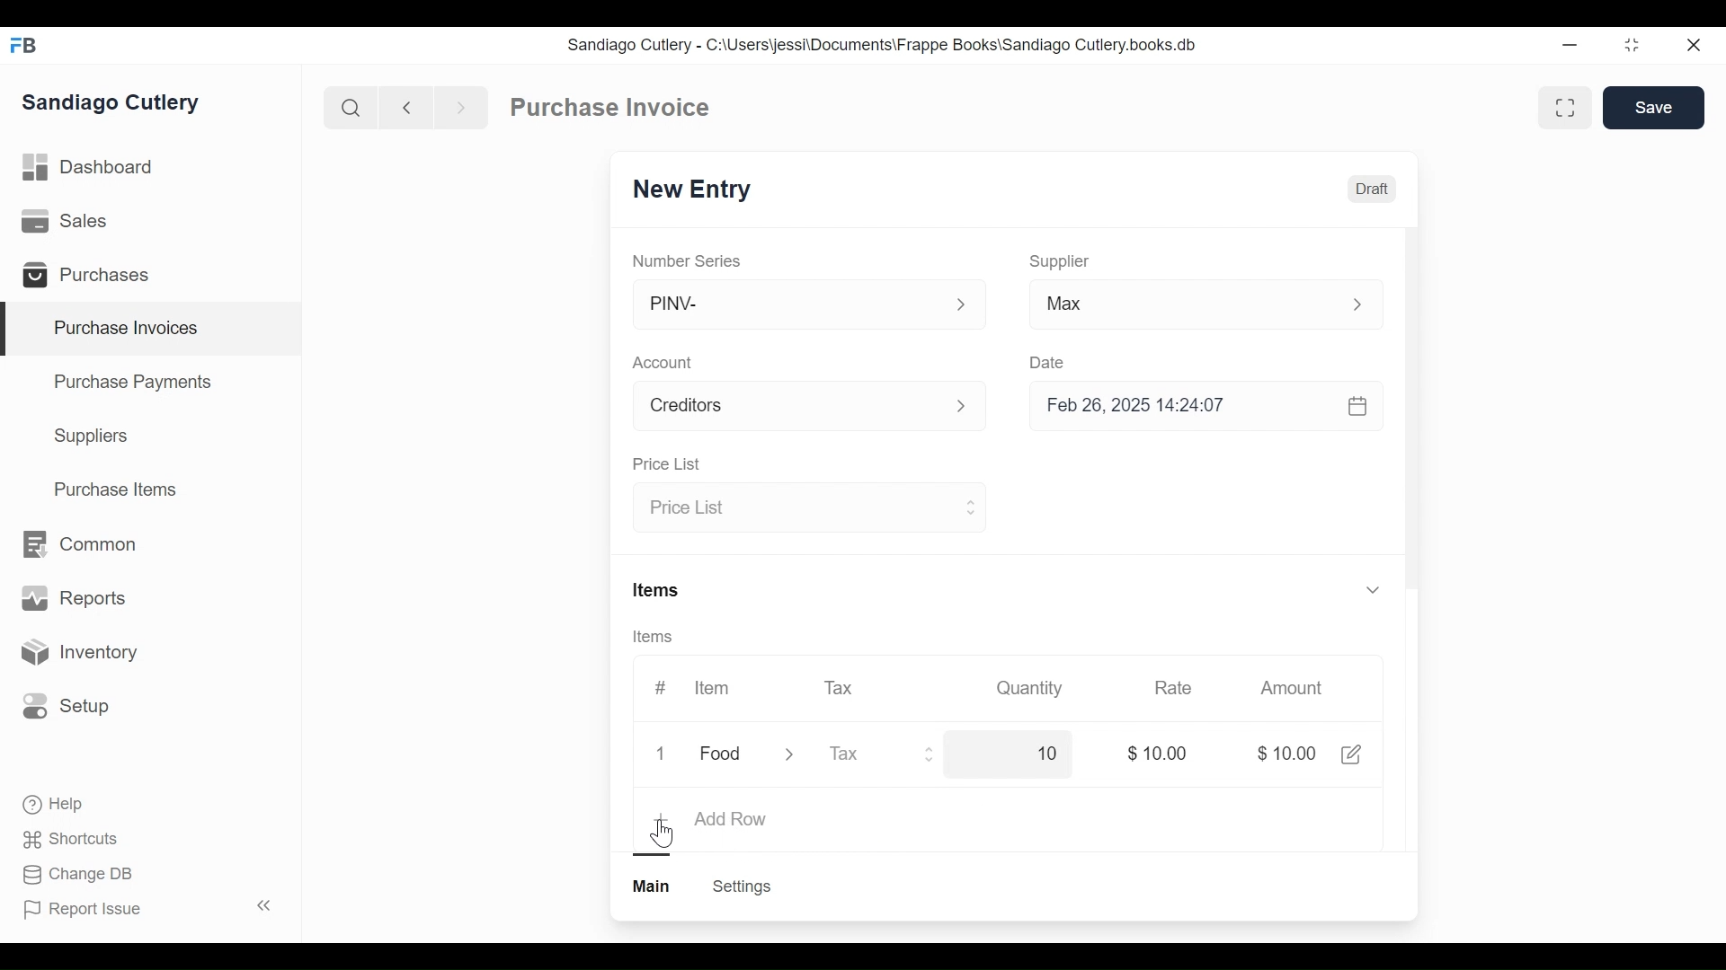 The height and width of the screenshot is (970, 1726). What do you see at coordinates (697, 190) in the screenshot?
I see `New Entry` at bounding box center [697, 190].